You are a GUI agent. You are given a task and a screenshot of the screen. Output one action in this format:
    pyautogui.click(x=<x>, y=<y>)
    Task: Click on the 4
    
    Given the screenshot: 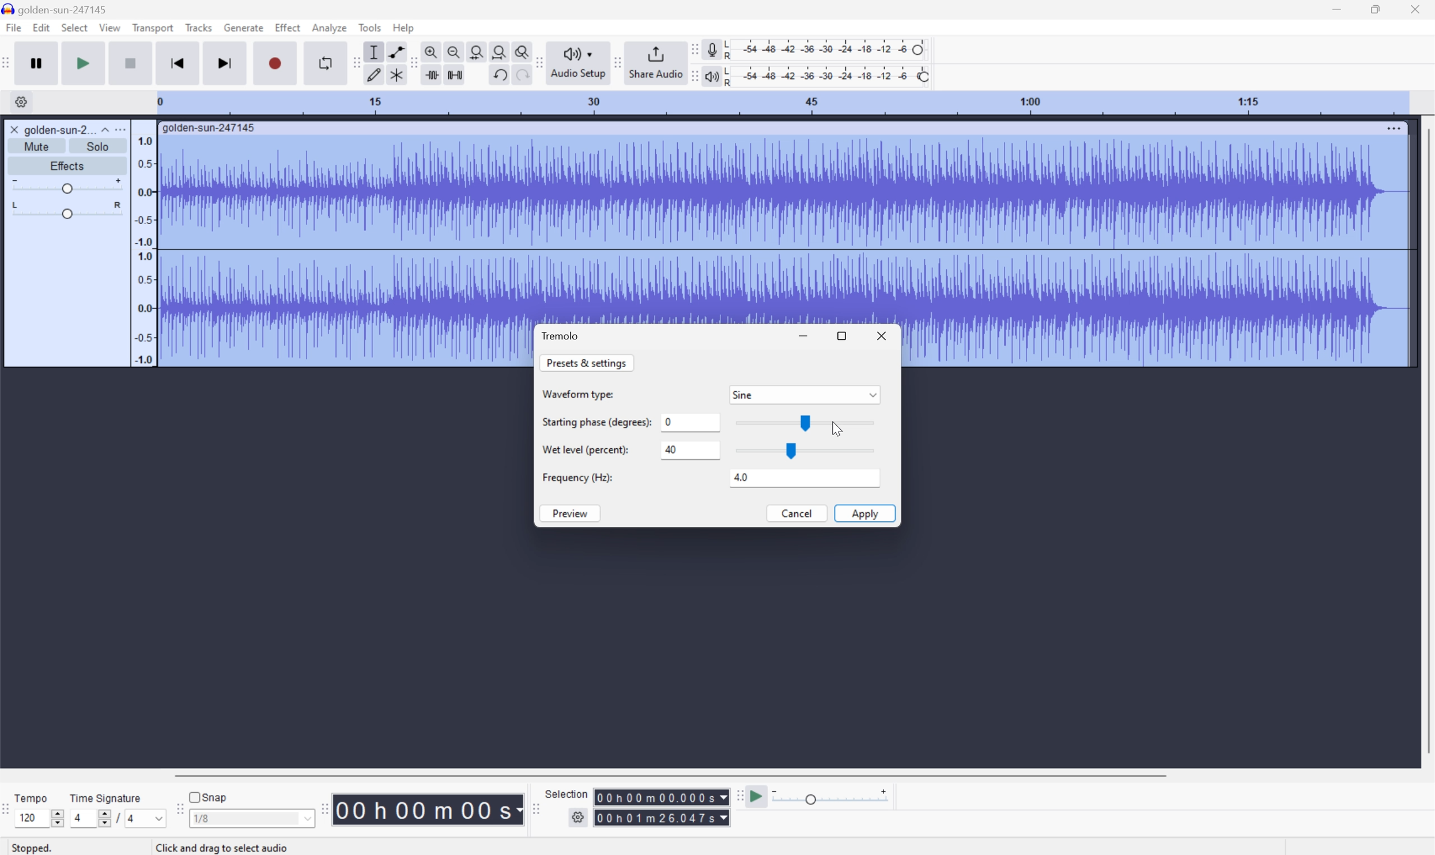 What is the action you would take?
    pyautogui.click(x=147, y=819)
    